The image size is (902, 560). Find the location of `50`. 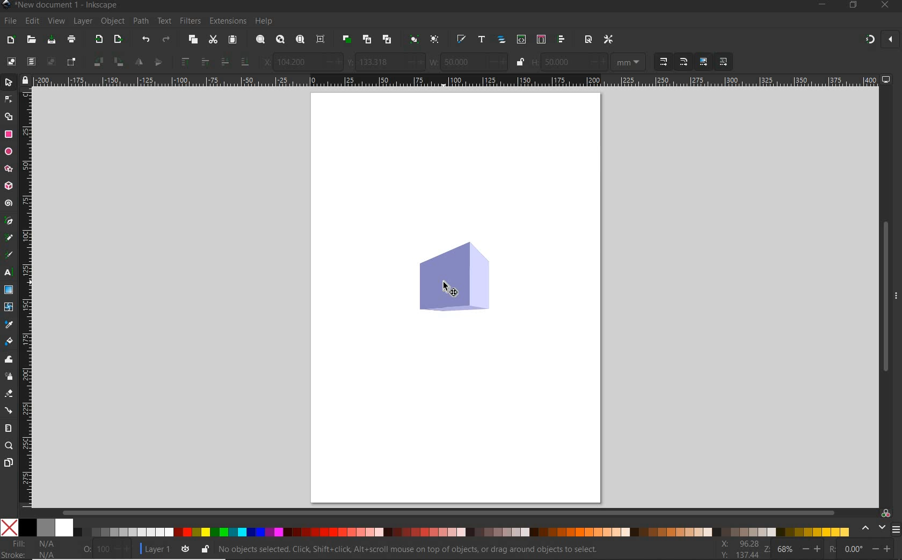

50 is located at coordinates (462, 62).